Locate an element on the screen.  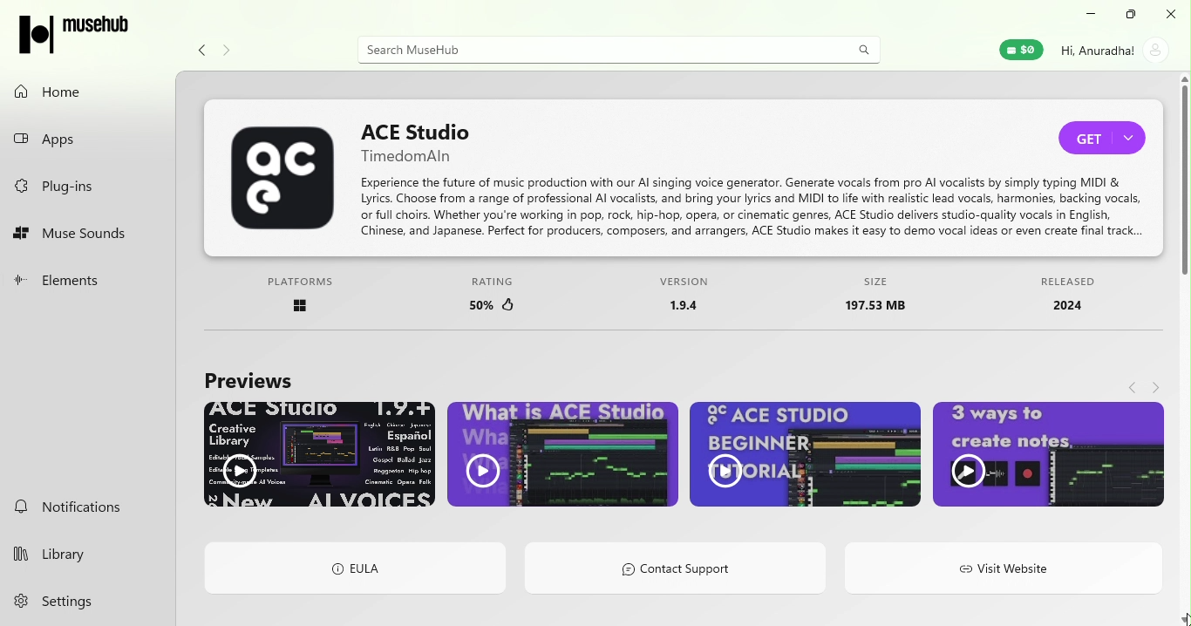
Video preview is located at coordinates (558, 455).